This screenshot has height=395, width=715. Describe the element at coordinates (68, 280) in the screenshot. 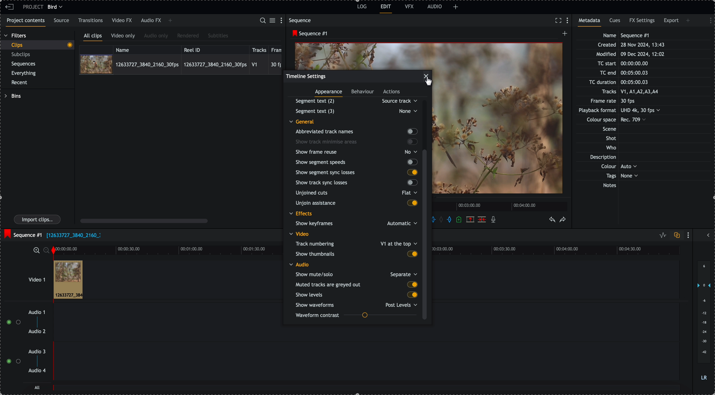

I see `clip` at that location.